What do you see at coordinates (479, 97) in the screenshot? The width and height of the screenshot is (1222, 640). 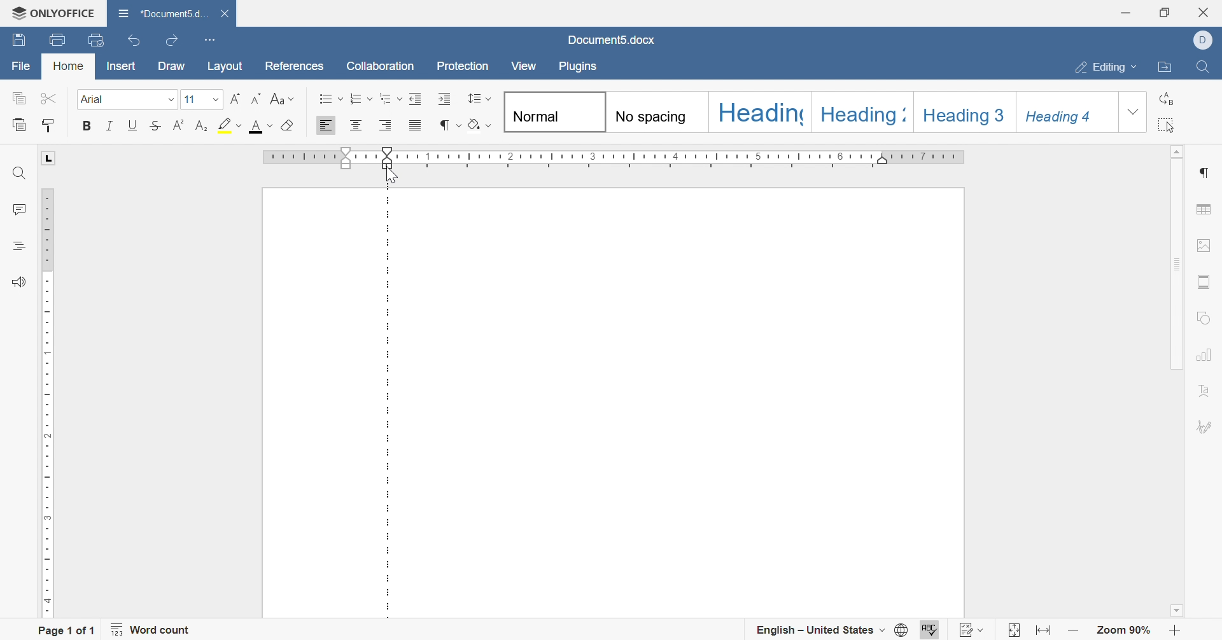 I see `line spacing` at bounding box center [479, 97].